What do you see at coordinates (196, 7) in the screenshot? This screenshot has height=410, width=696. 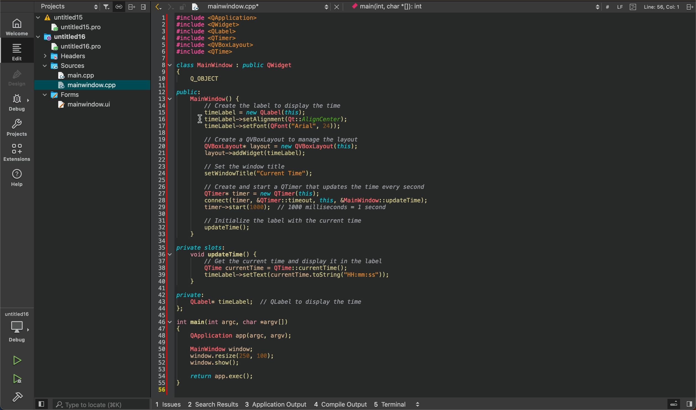 I see `create new project` at bounding box center [196, 7].